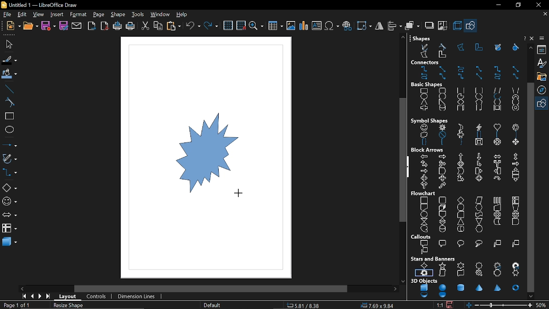  I want to click on Close, so click(524, 38).